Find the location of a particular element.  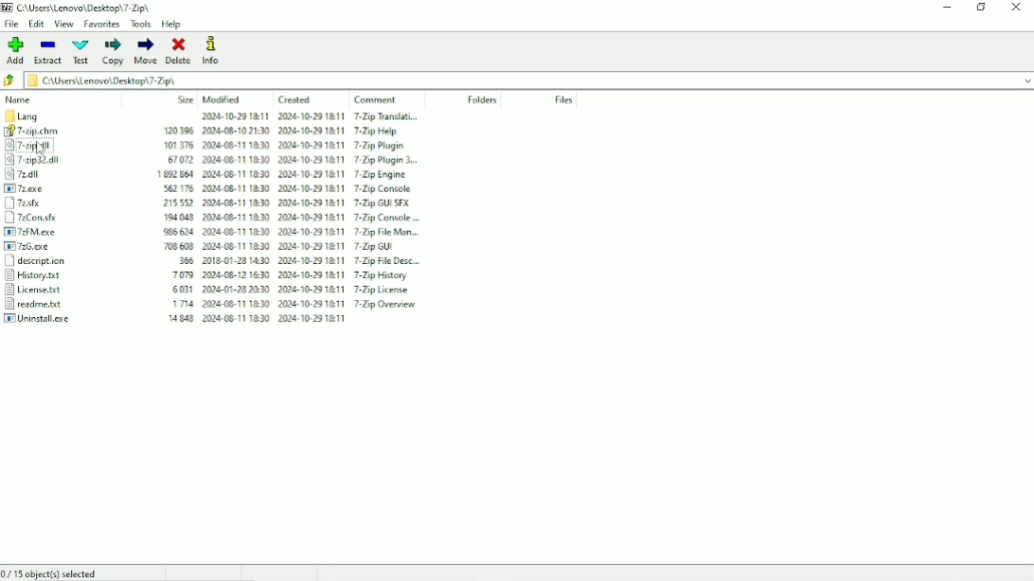

License.txt is located at coordinates (208, 290).